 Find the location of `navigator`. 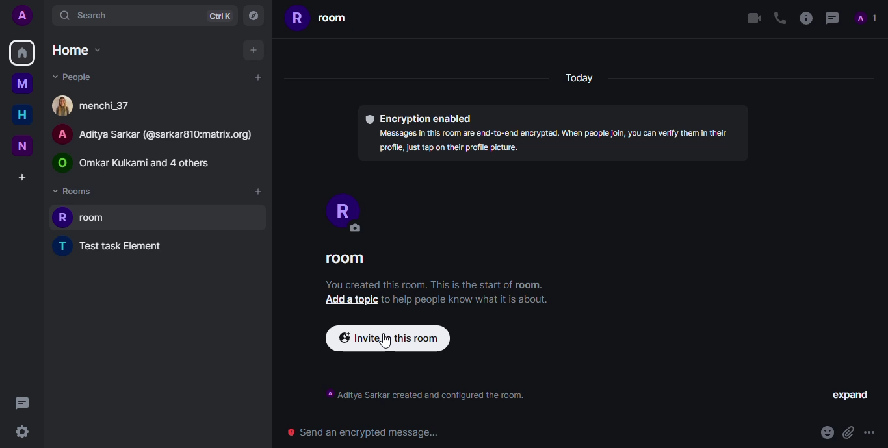

navigator is located at coordinates (253, 16).